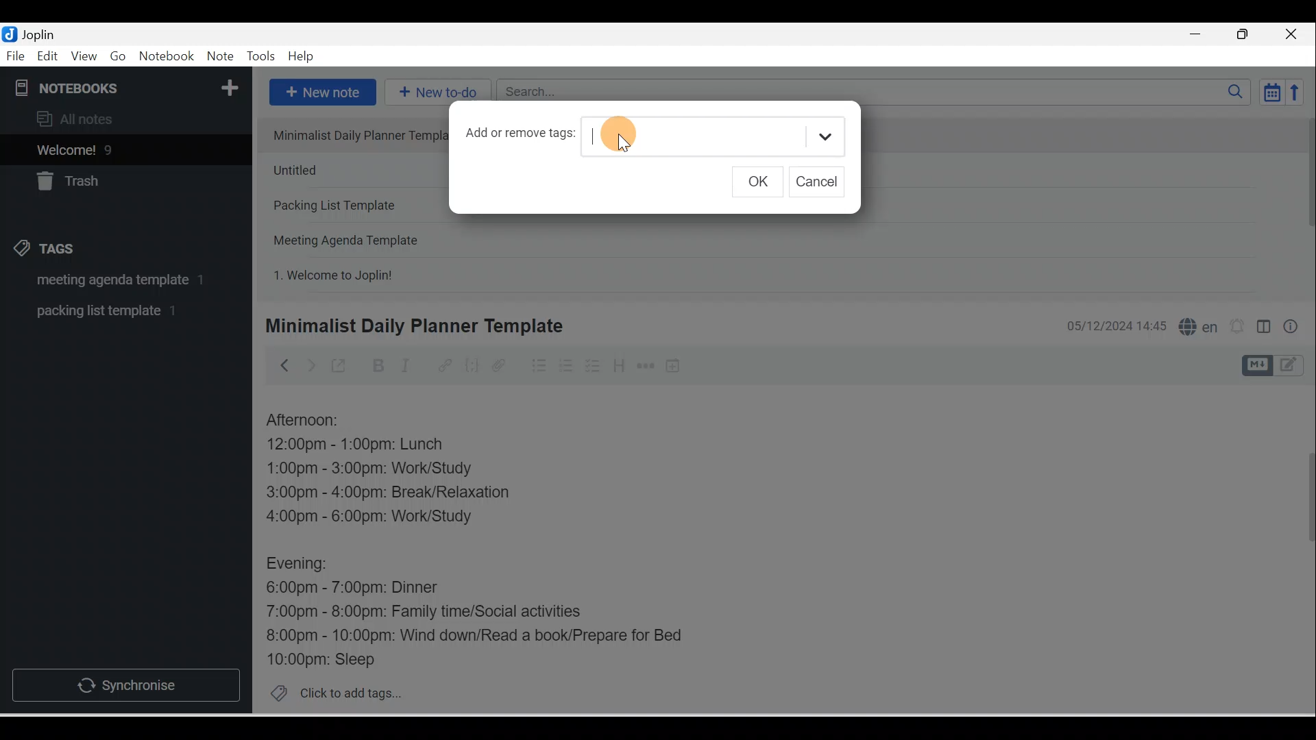 The image size is (1316, 740). I want to click on Notes, so click(116, 147).